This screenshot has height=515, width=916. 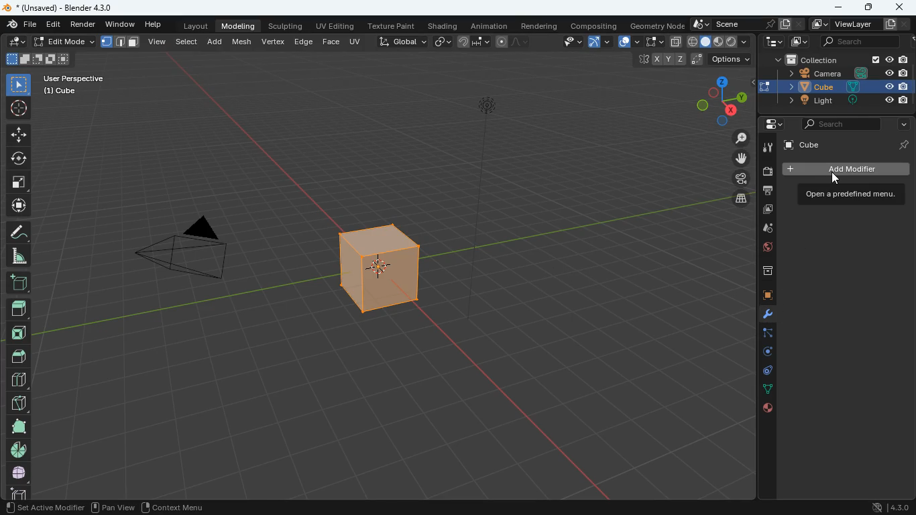 I want to click on add, so click(x=17, y=284).